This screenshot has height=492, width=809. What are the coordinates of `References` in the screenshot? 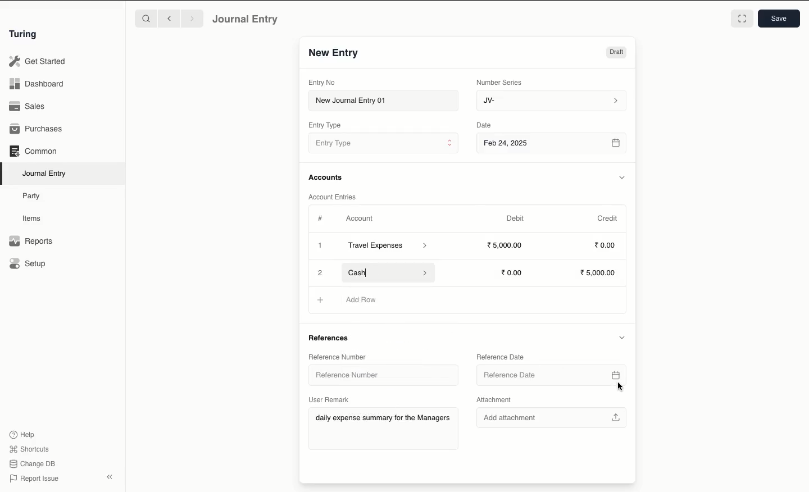 It's located at (333, 337).